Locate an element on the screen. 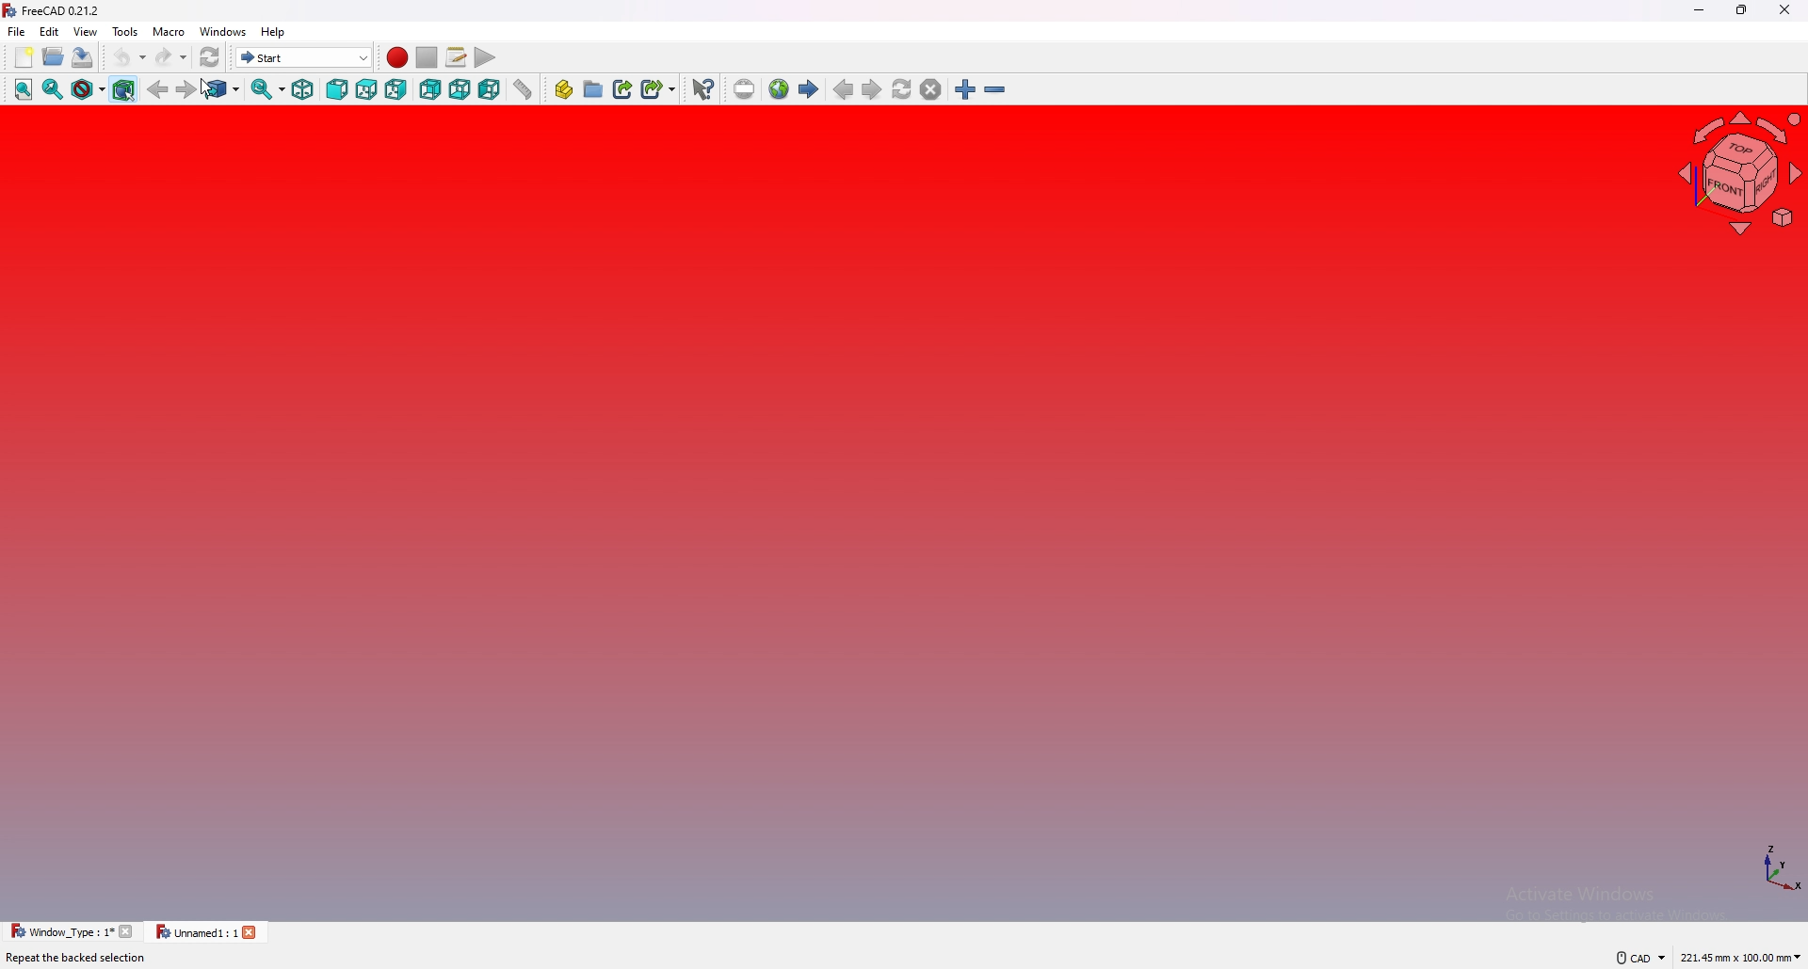 Image resolution: width=1808 pixels, height=969 pixels. navigating cube is located at coordinates (1738, 174).